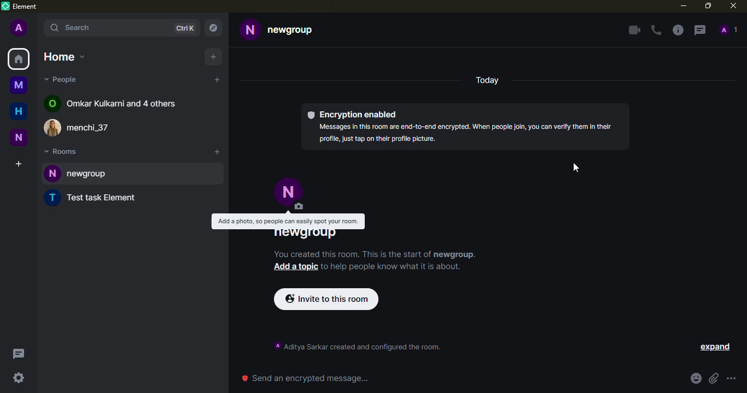 This screenshot has width=747, height=393. Describe the element at coordinates (19, 164) in the screenshot. I see `create space` at that location.